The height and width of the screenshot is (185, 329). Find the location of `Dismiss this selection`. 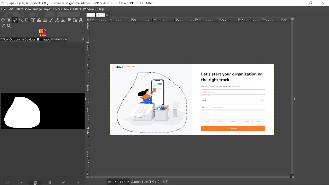

Dismiss this selection is located at coordinates (21, 183).